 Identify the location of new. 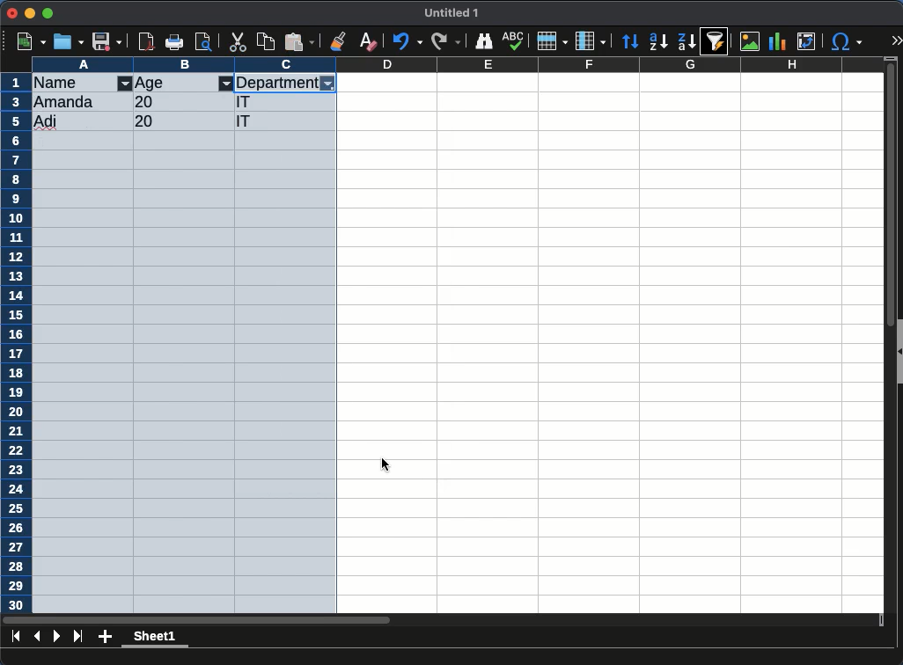
(30, 41).